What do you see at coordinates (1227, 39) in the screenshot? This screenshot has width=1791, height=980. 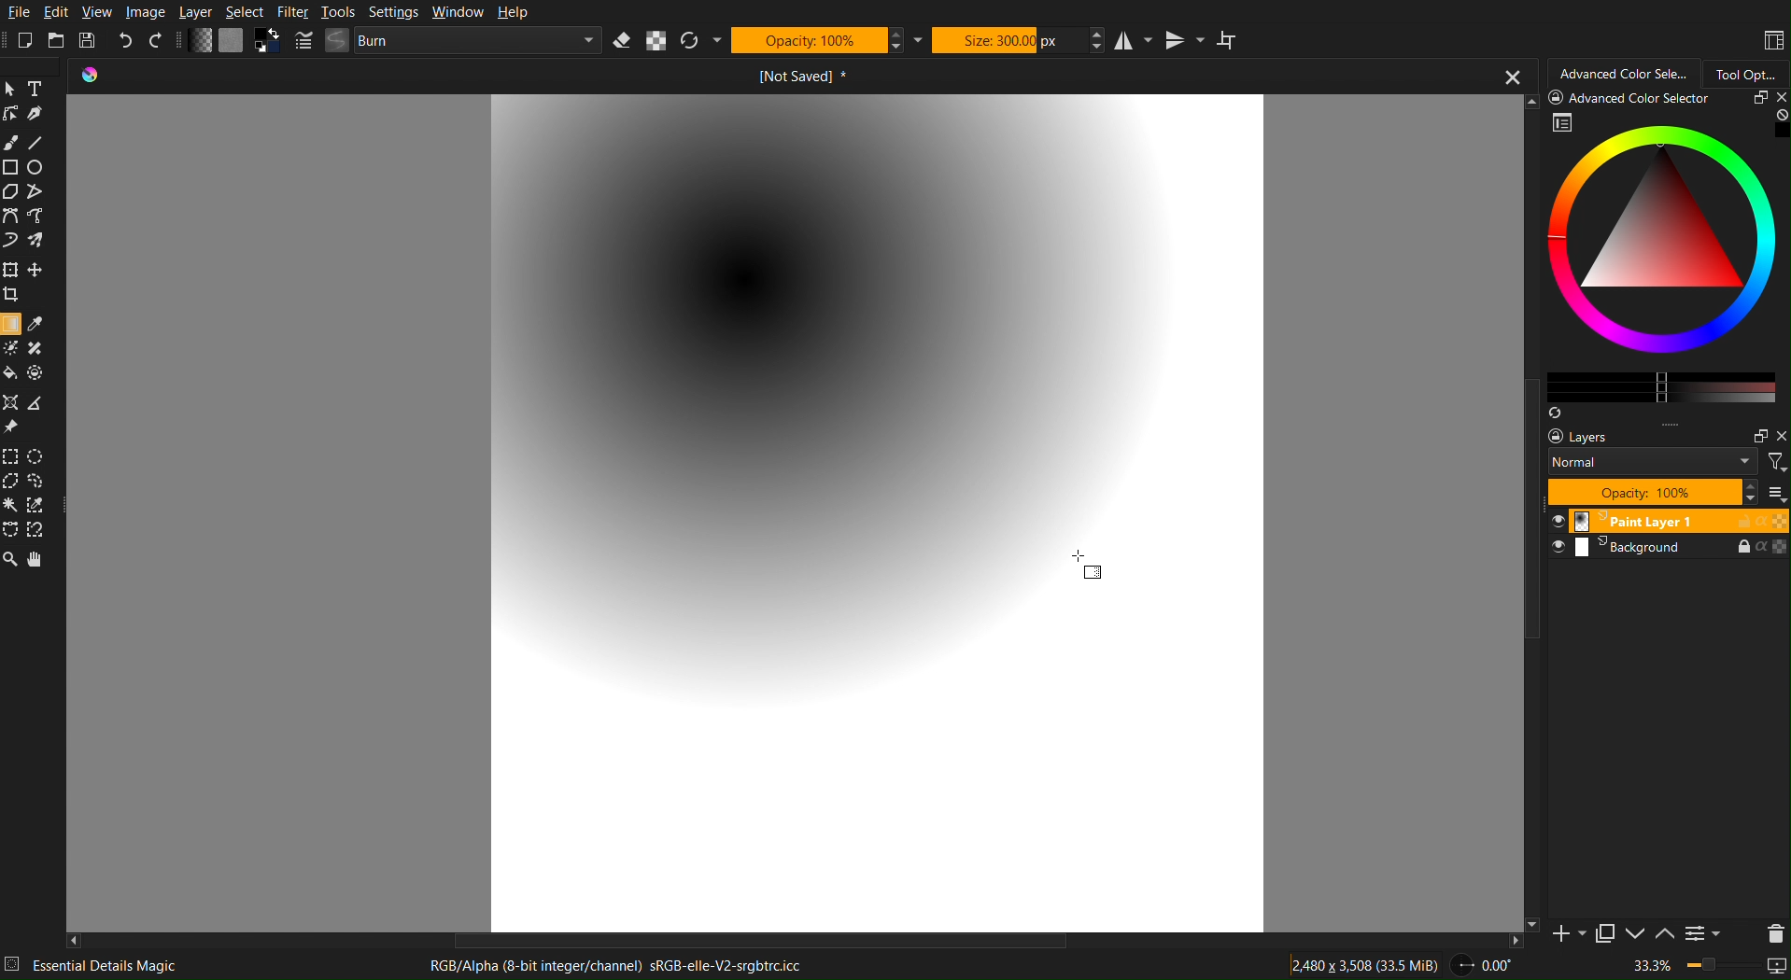 I see `Wrap Around` at bounding box center [1227, 39].